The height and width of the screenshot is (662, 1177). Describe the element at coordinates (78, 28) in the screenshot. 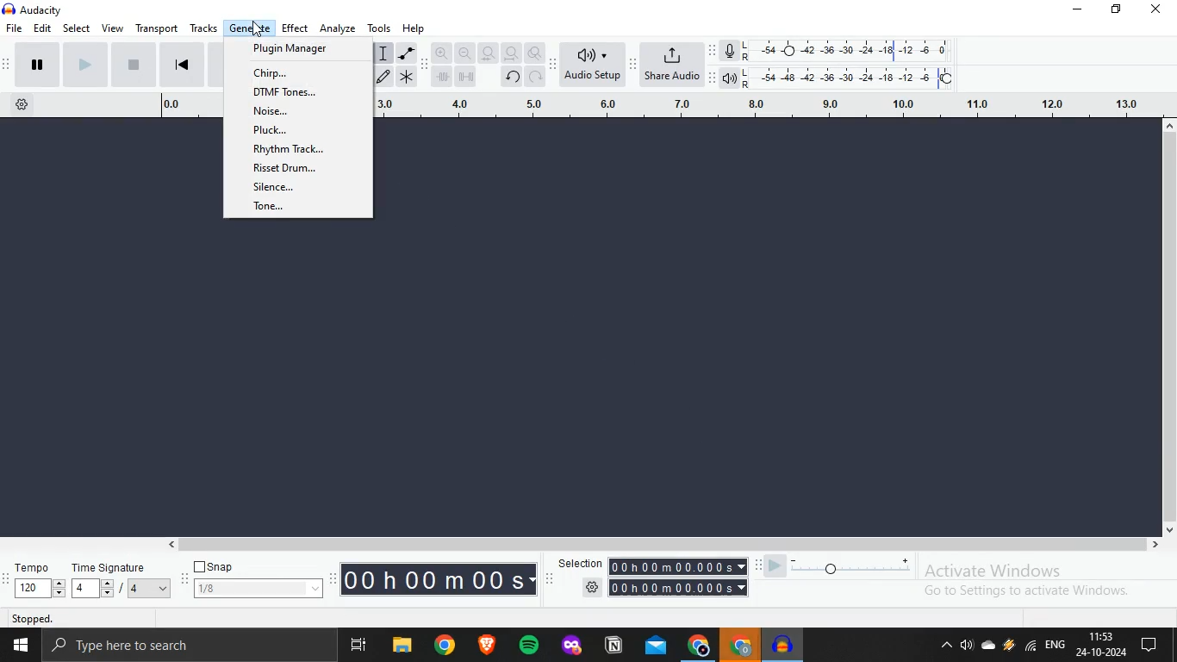

I see `Select` at that location.